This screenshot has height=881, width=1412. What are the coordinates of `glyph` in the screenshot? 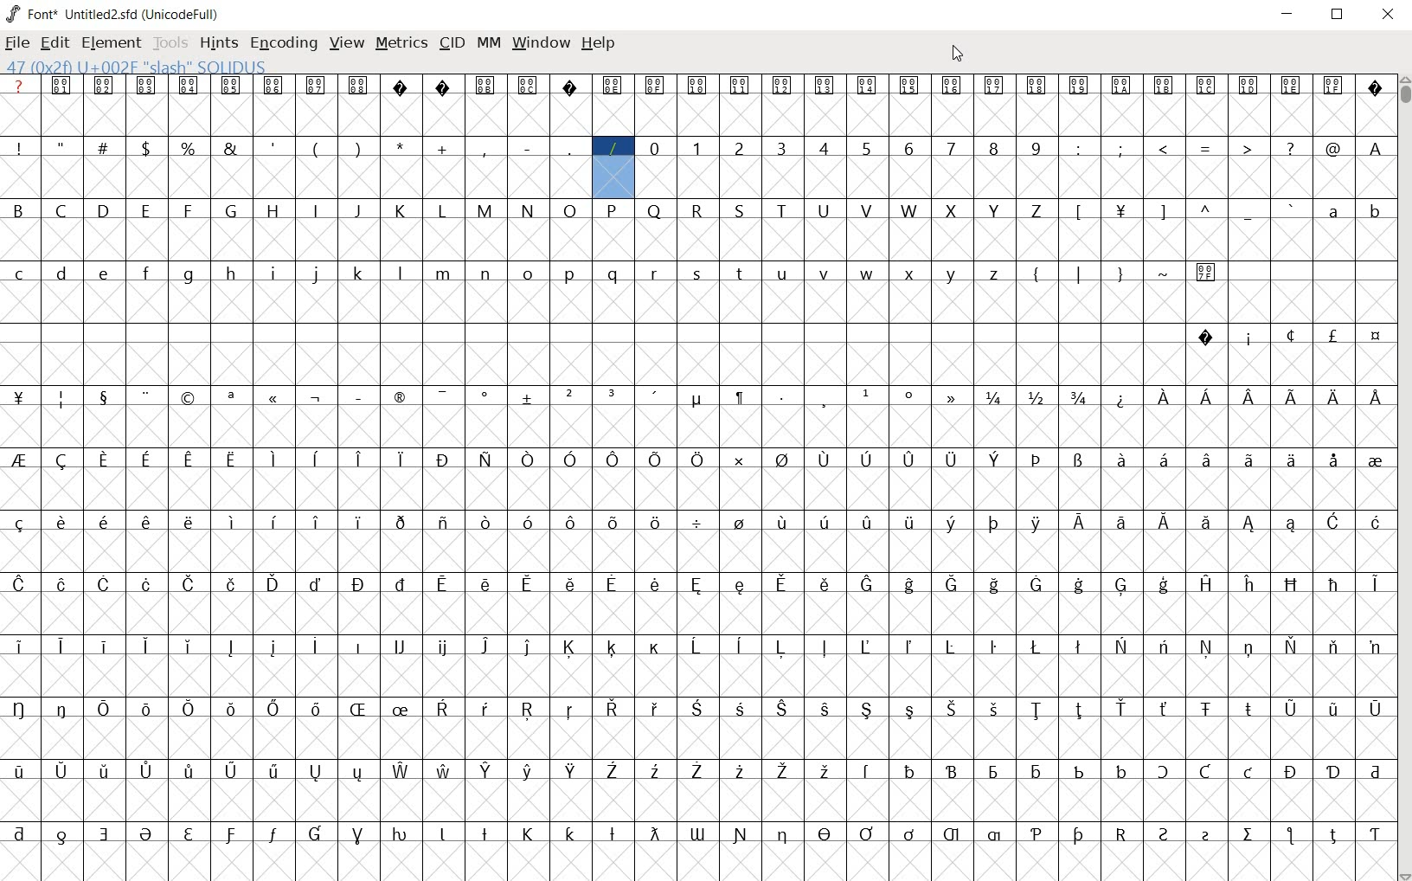 It's located at (1376, 149).